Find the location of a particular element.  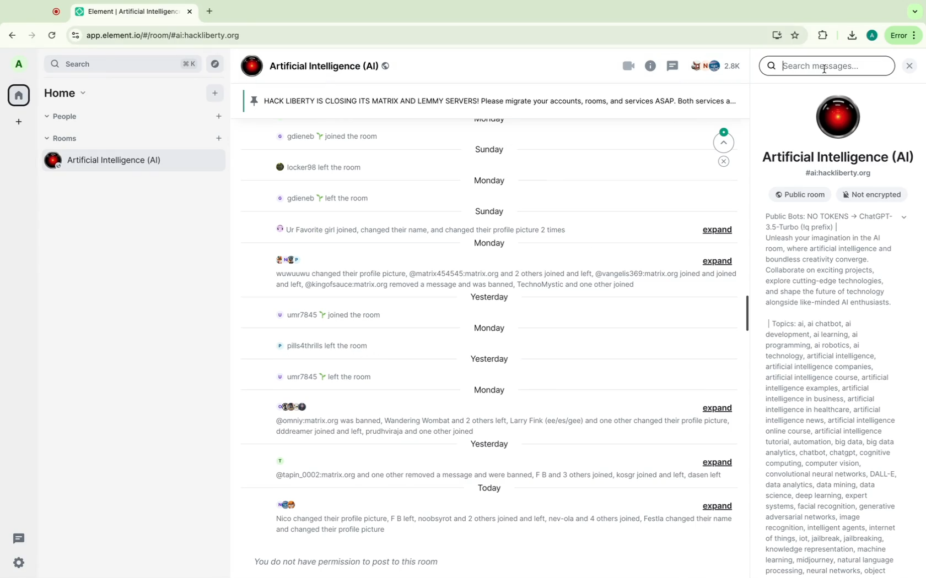

name is located at coordinates (840, 158).